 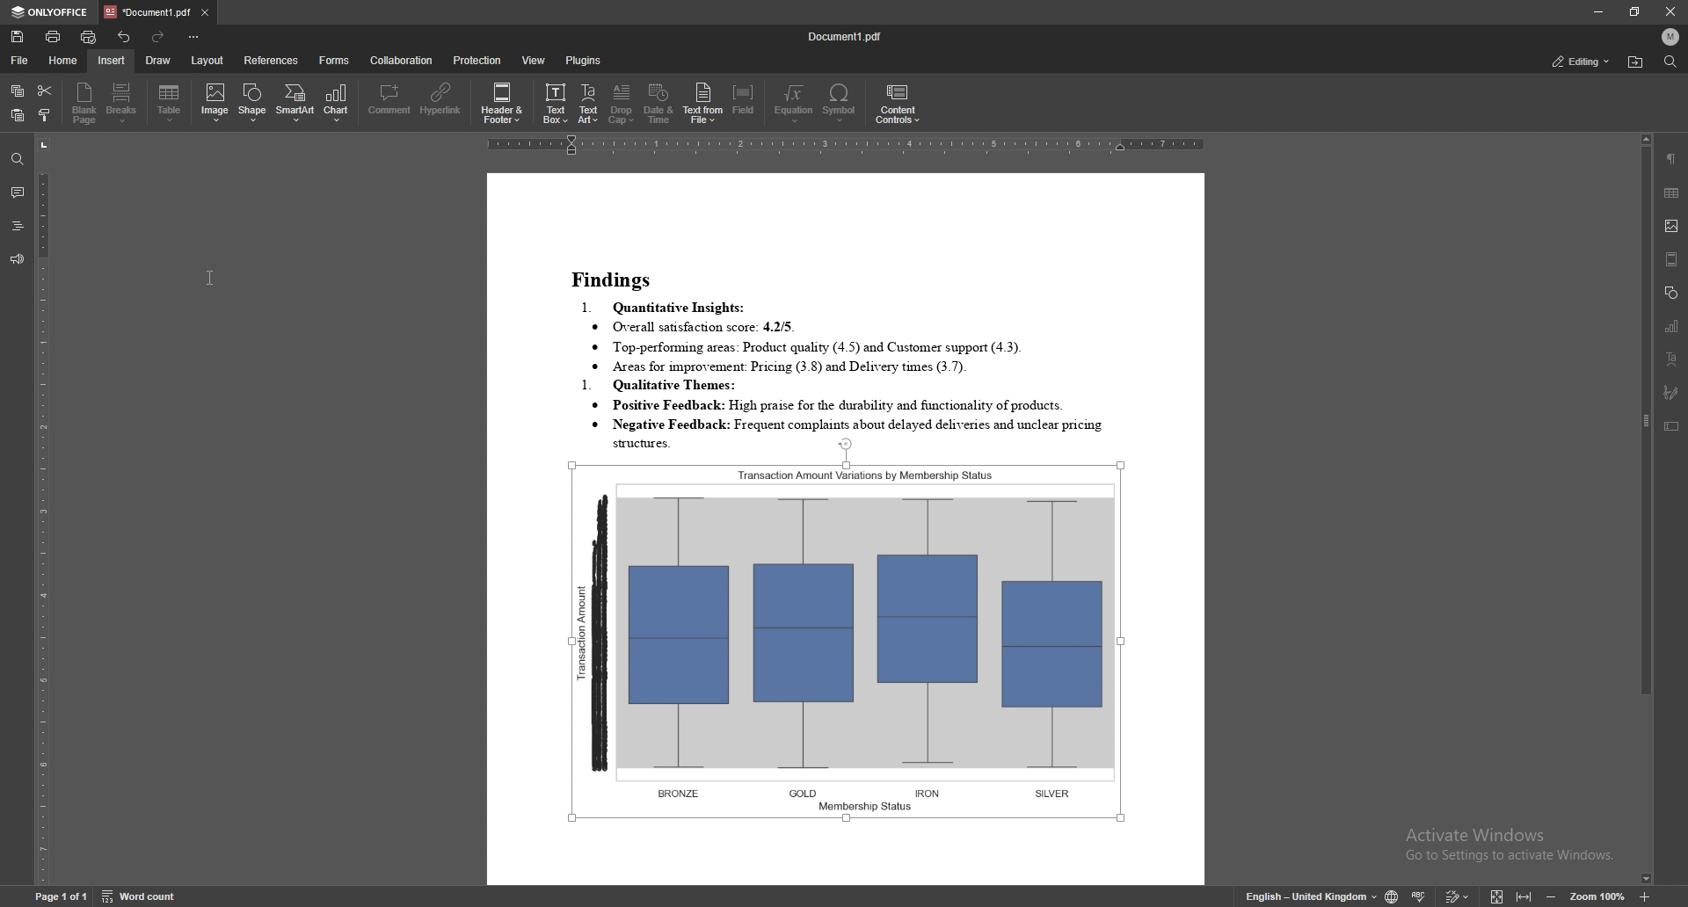 I want to click on insert, so click(x=110, y=60).